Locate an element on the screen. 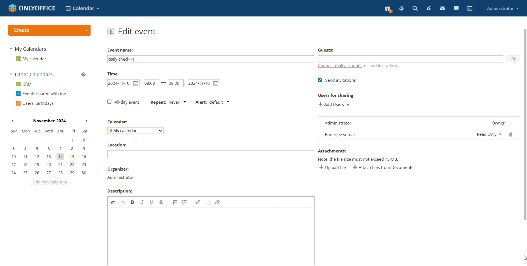 The height and width of the screenshot is (266, 527). attachment is located at coordinates (351, 150).